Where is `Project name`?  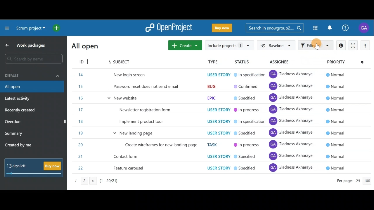 Project name is located at coordinates (30, 29).